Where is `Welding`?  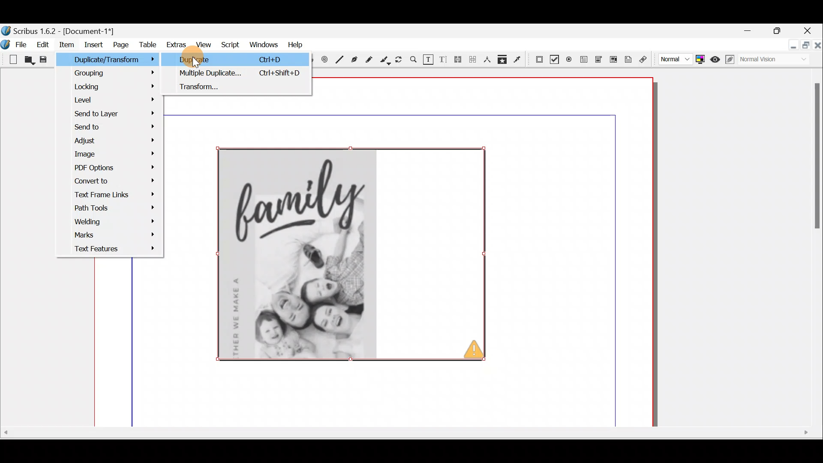 Welding is located at coordinates (114, 222).